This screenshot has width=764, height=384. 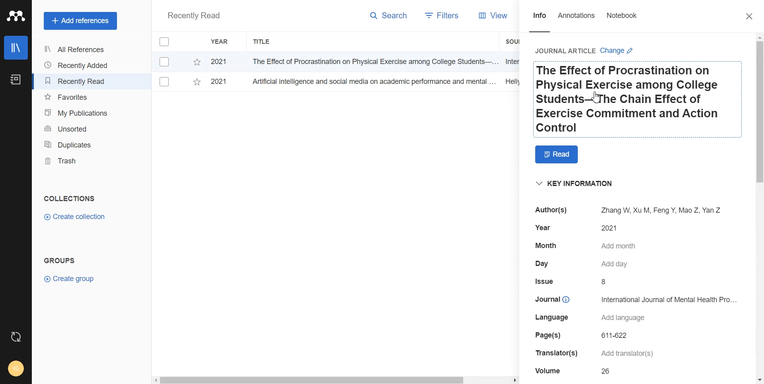 What do you see at coordinates (638, 101) in the screenshot?
I see `The Effect of Procrastination on
Physical Exercise among College
Students—The Chain Effect of
Exercise Commitment and Action
Control` at bounding box center [638, 101].